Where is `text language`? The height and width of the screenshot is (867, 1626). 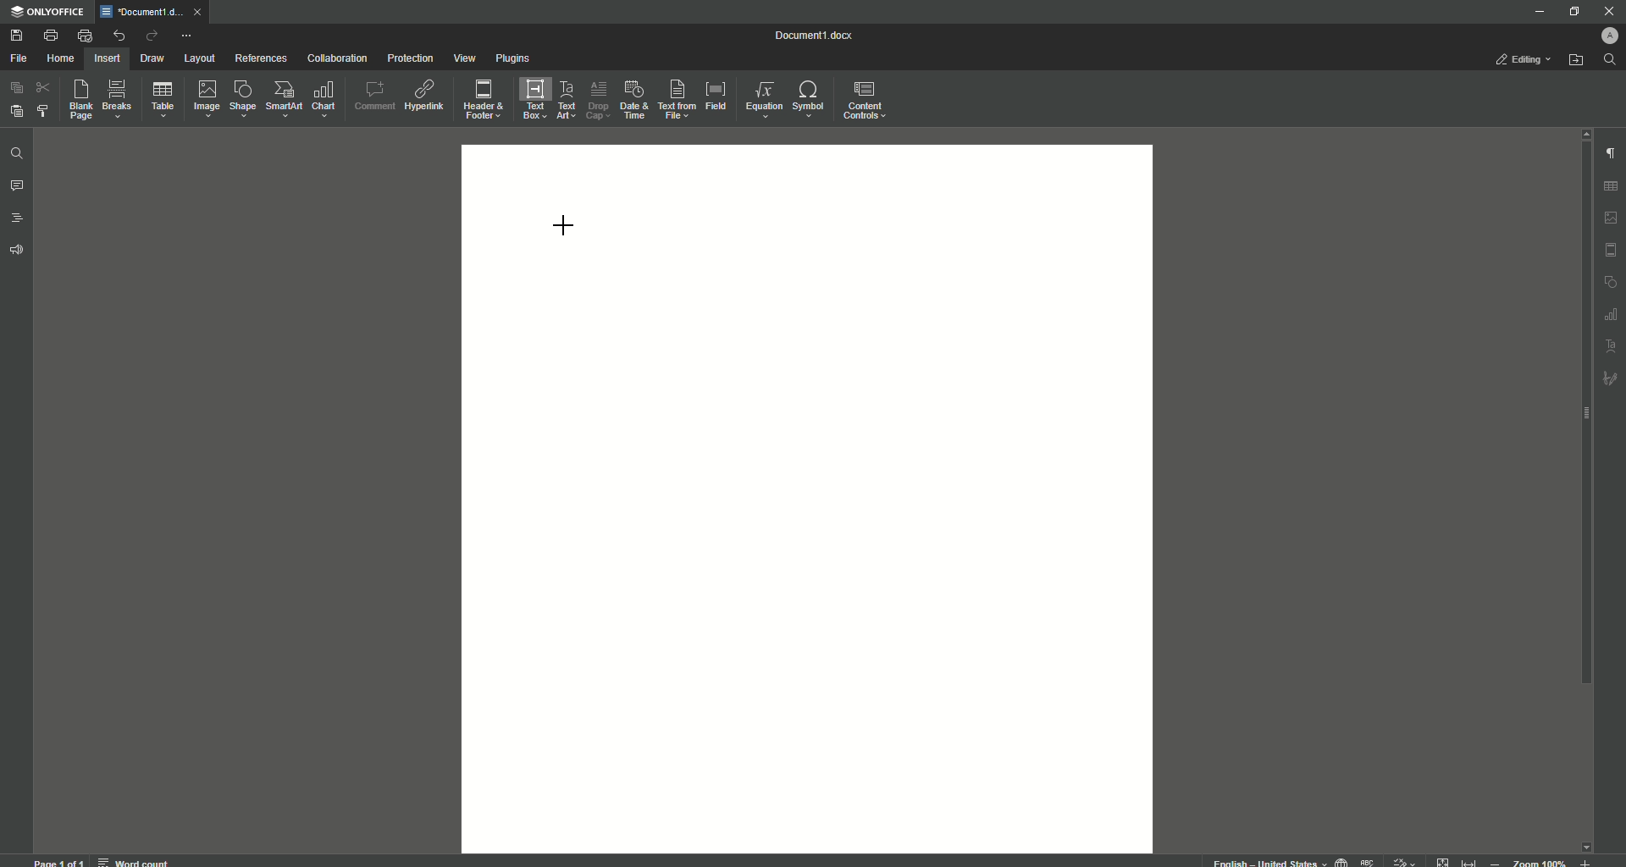 text language is located at coordinates (1262, 861).